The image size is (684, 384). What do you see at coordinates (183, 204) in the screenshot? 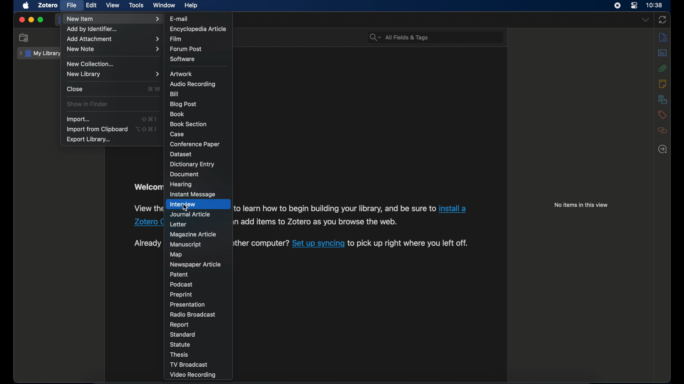
I see `interview` at bounding box center [183, 204].